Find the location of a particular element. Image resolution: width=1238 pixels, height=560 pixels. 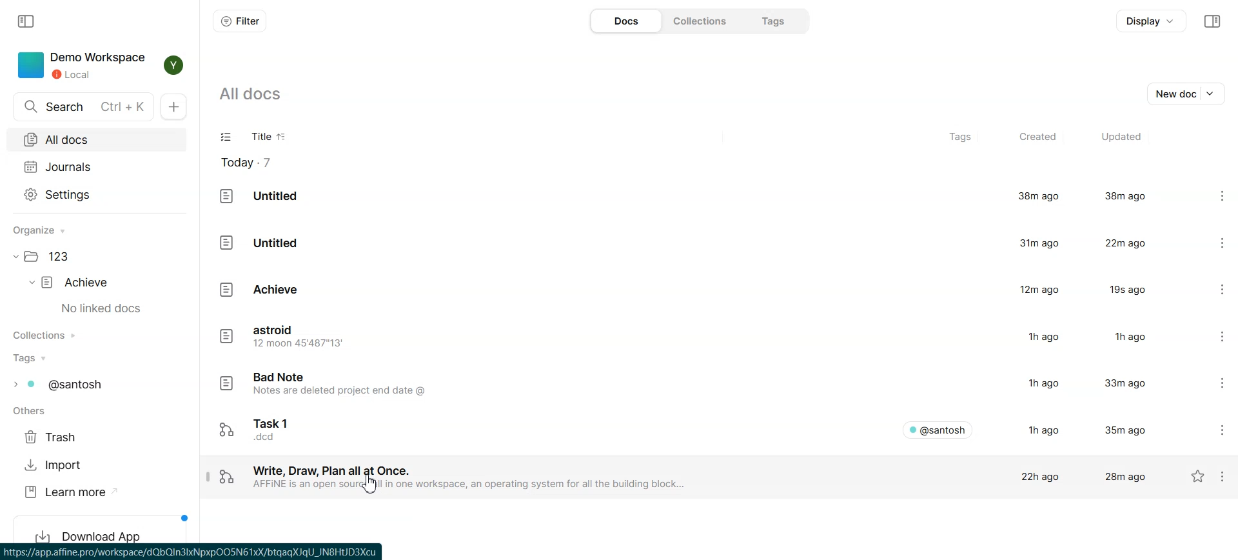

Collapse sidebar is located at coordinates (28, 20).